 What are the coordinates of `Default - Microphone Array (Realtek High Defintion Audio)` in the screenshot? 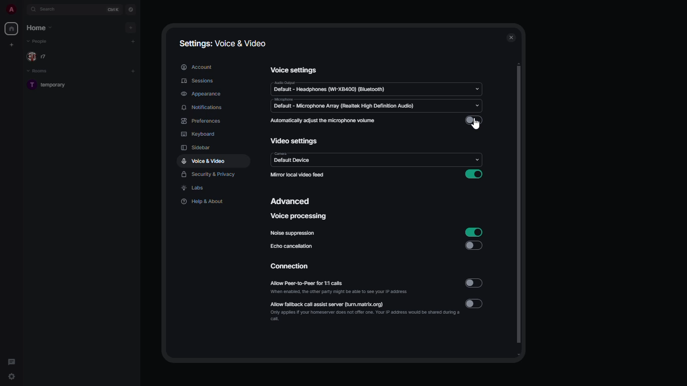 It's located at (359, 105).